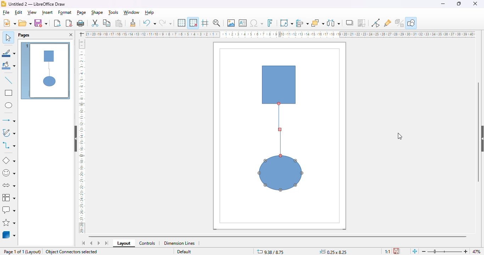 The height and width of the screenshot is (255, 484). Describe the element at coordinates (9, 53) in the screenshot. I see `line color` at that location.